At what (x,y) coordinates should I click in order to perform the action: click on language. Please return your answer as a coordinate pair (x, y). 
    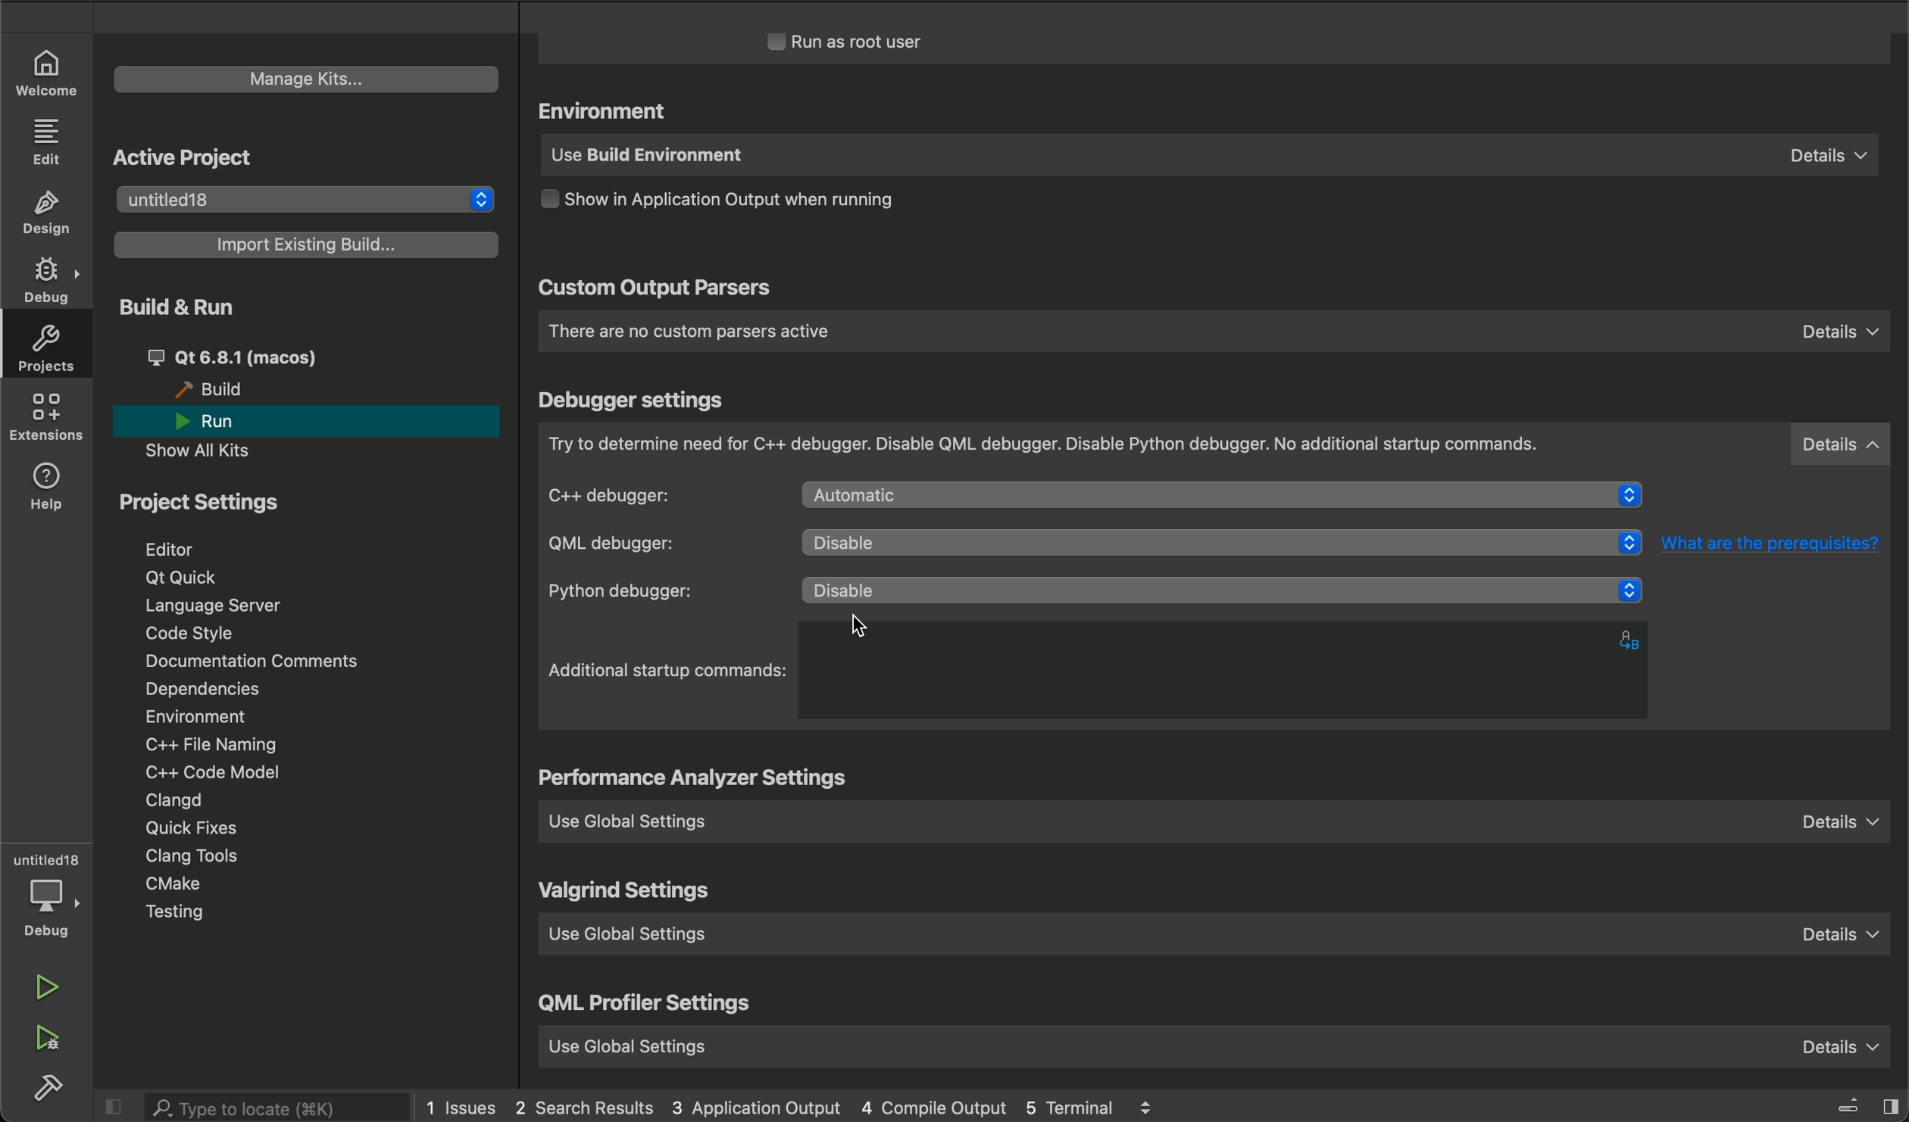
    Looking at the image, I should click on (226, 606).